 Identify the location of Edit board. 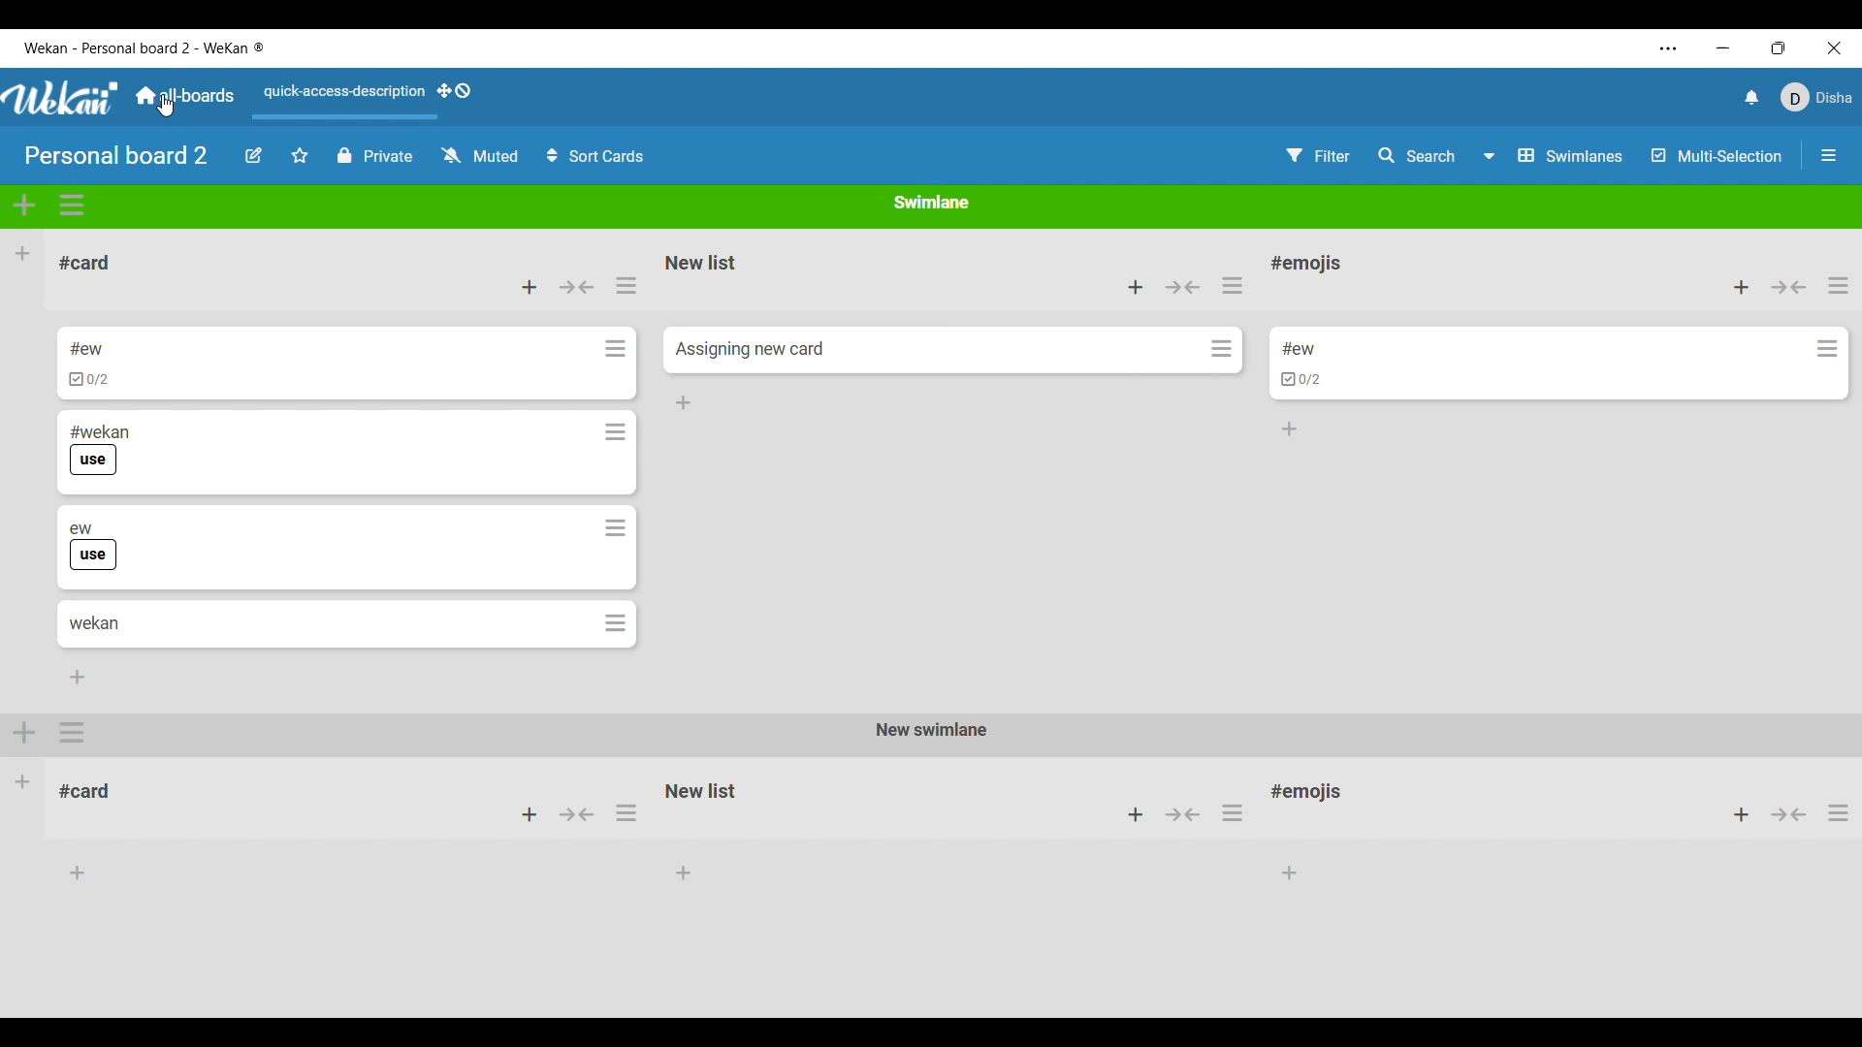
(253, 155).